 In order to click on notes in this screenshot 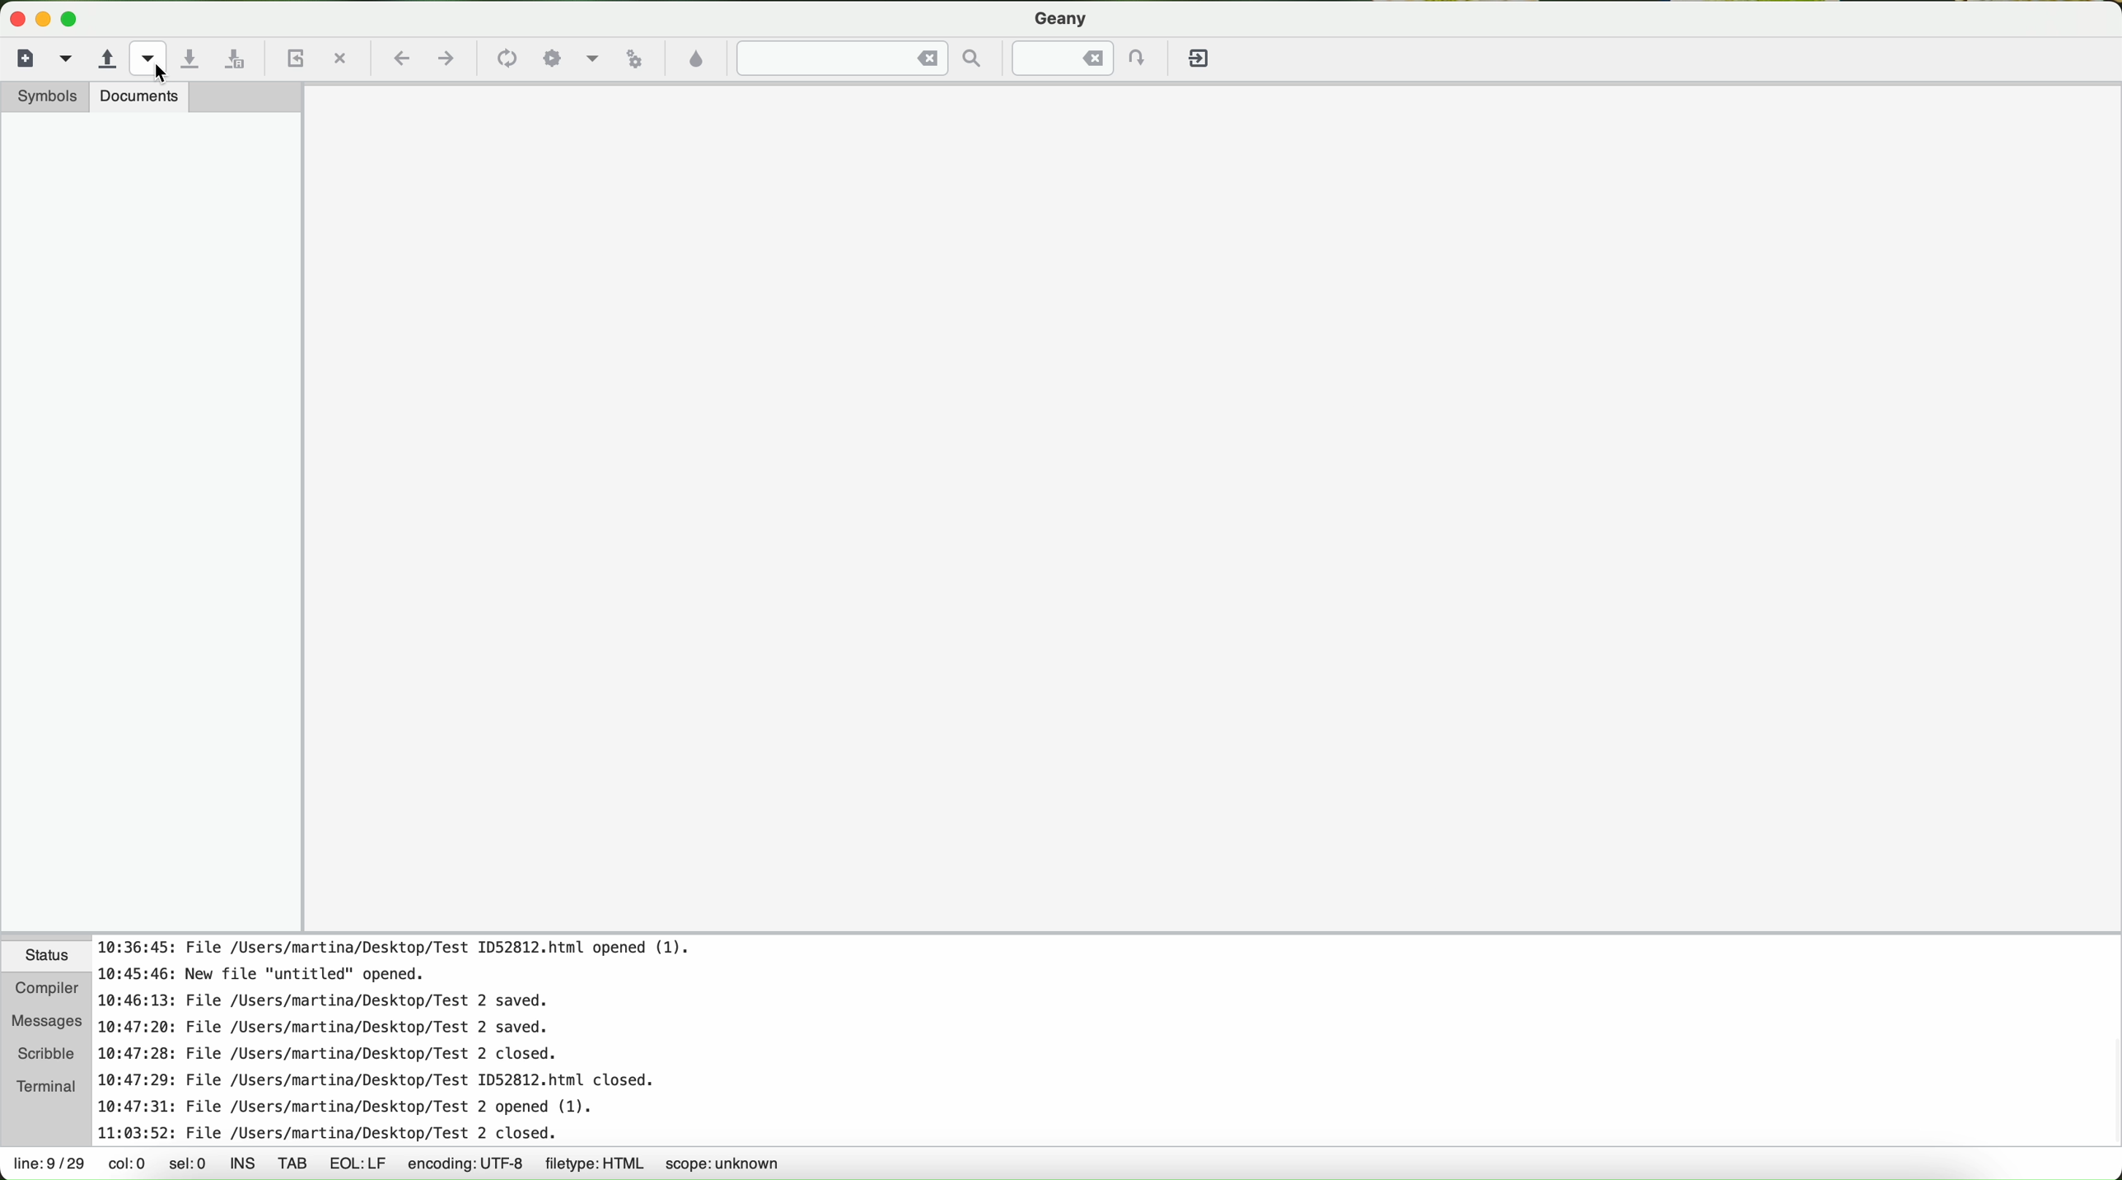, I will do `click(416, 1040)`.